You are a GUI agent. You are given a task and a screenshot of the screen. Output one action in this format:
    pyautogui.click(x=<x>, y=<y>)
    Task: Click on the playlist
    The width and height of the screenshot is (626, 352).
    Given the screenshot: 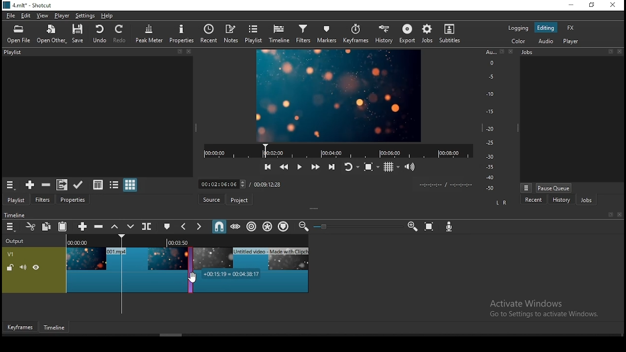 What is the action you would take?
    pyautogui.click(x=96, y=53)
    